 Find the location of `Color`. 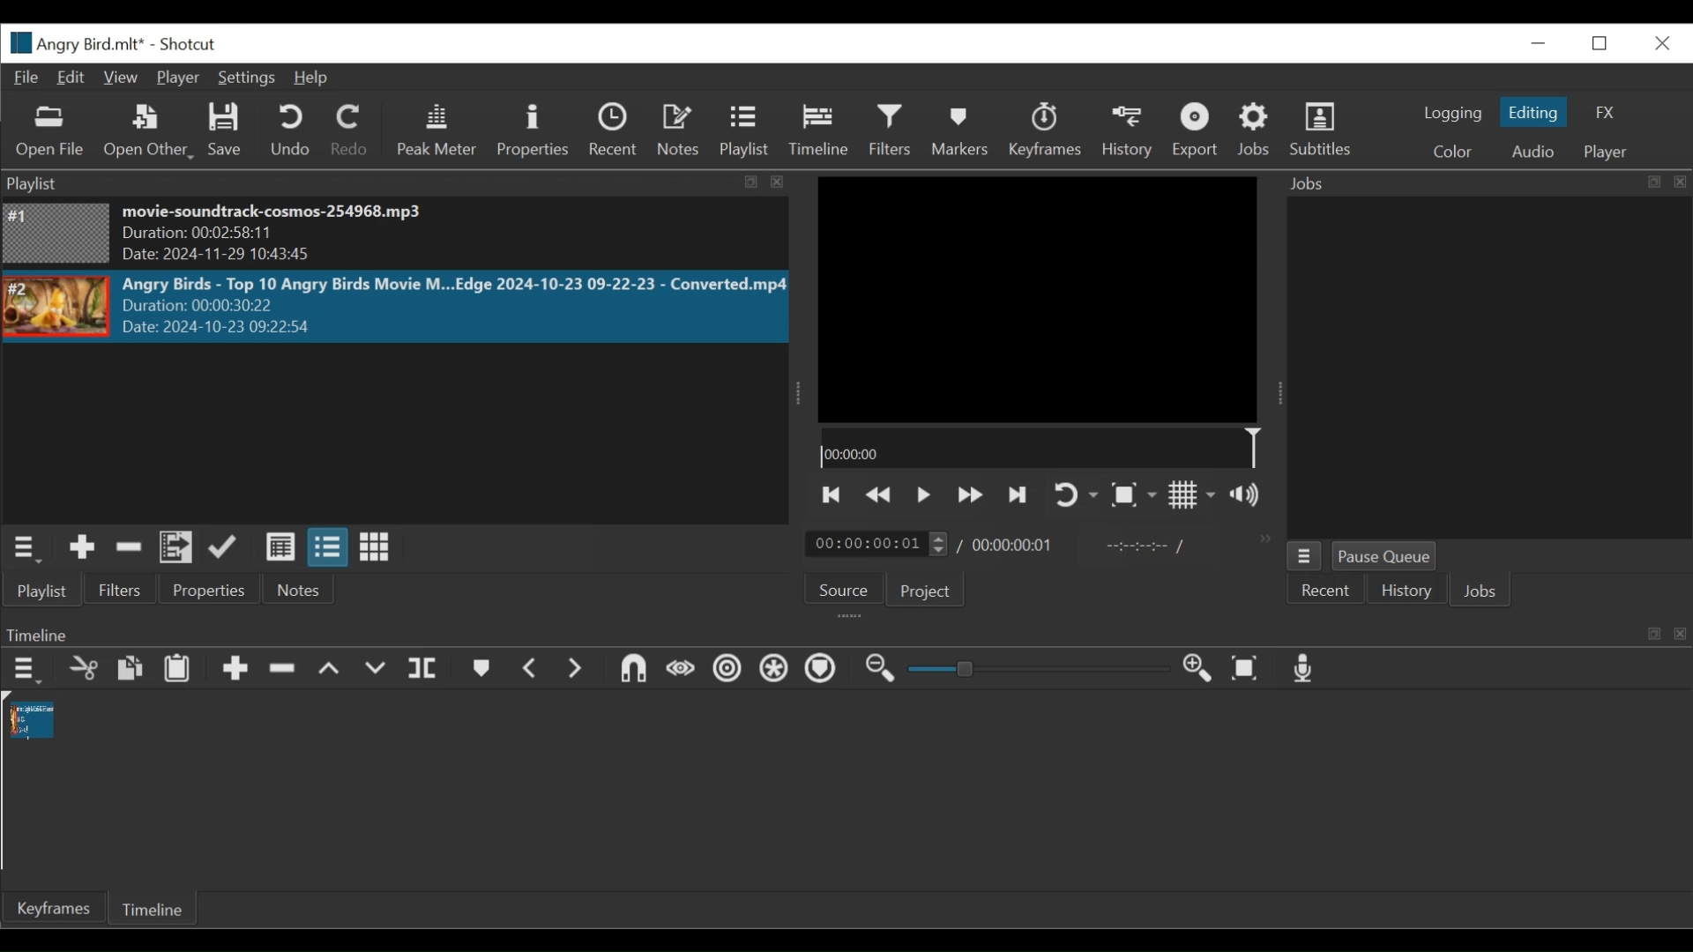

Color is located at coordinates (1453, 152).